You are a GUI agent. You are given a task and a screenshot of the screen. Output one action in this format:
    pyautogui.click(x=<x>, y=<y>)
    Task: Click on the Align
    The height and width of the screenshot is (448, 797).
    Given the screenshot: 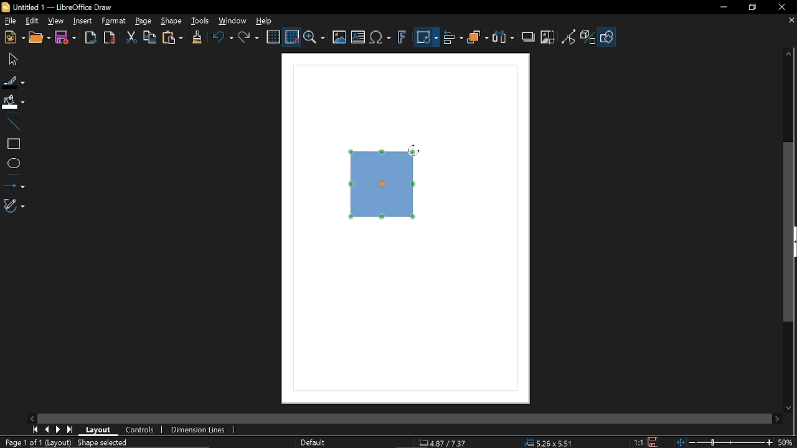 What is the action you would take?
    pyautogui.click(x=453, y=37)
    